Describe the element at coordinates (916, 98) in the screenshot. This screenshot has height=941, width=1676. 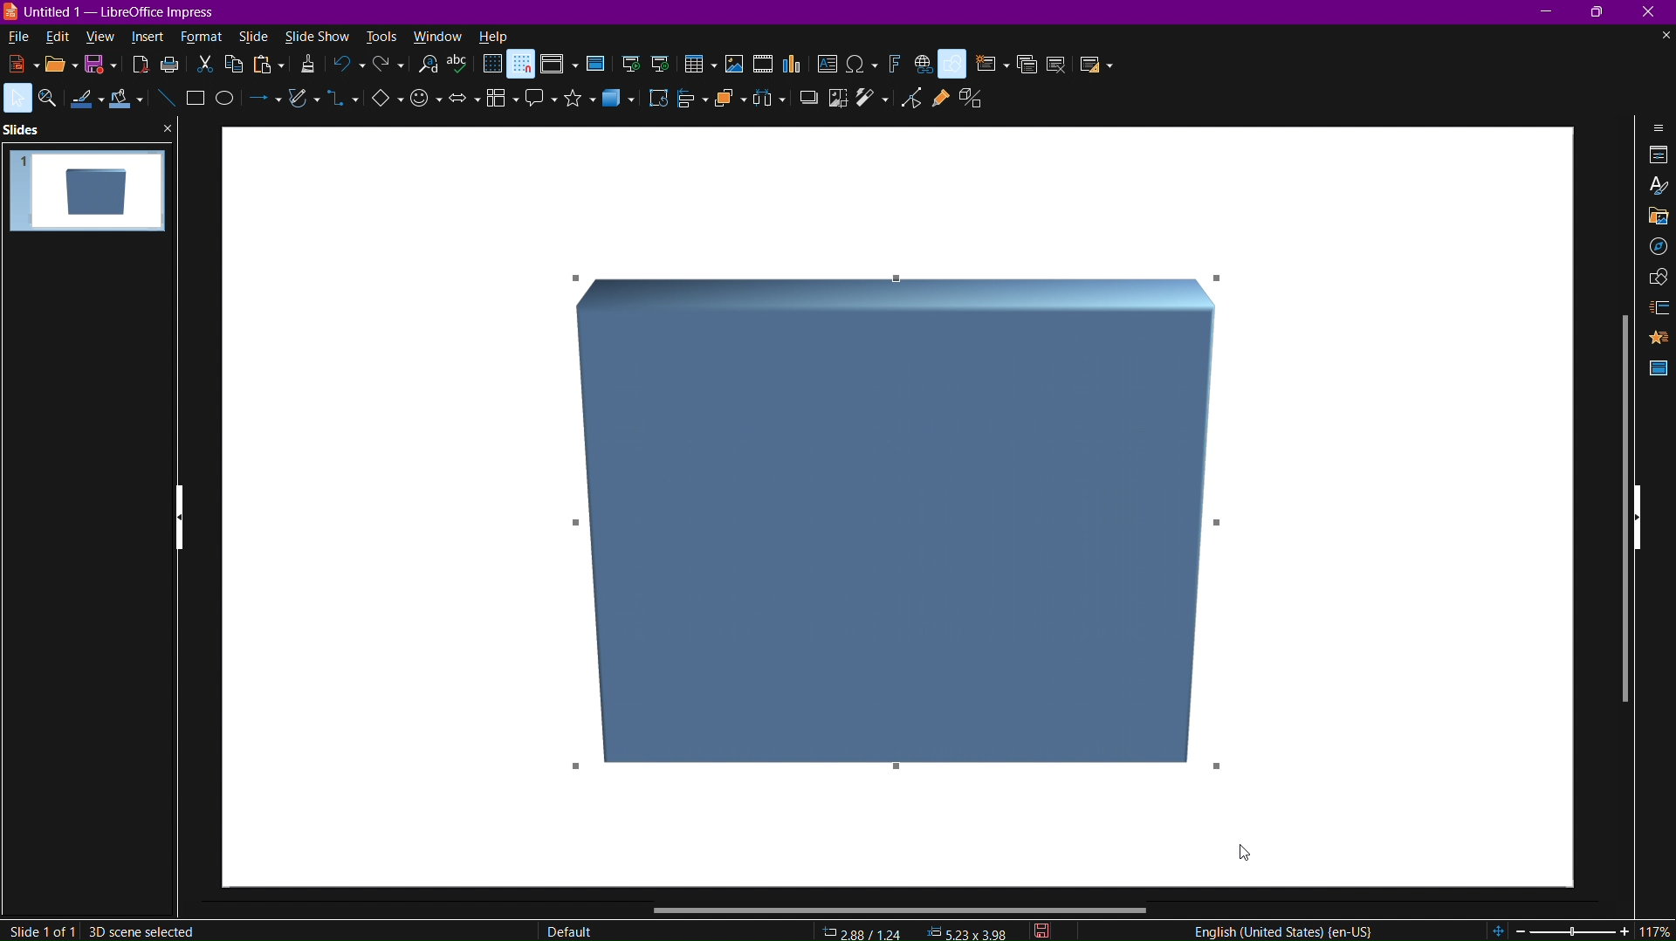
I see `Toggle Point Edit Mode` at that location.